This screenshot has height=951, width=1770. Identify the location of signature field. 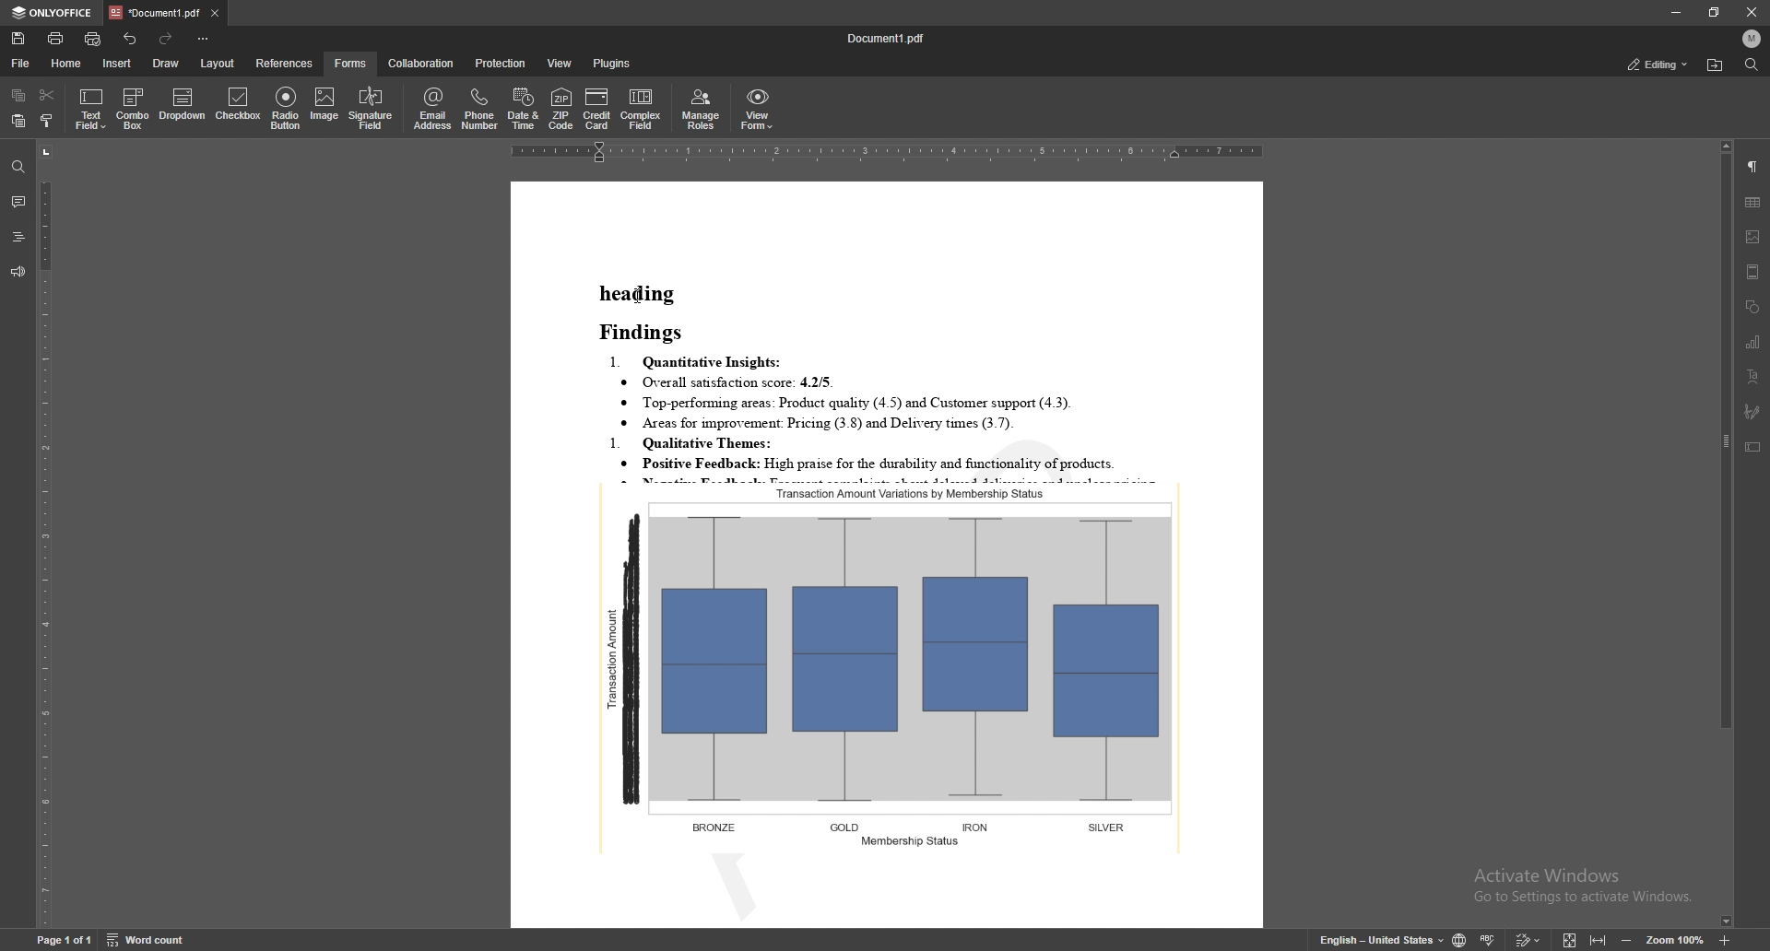
(372, 108).